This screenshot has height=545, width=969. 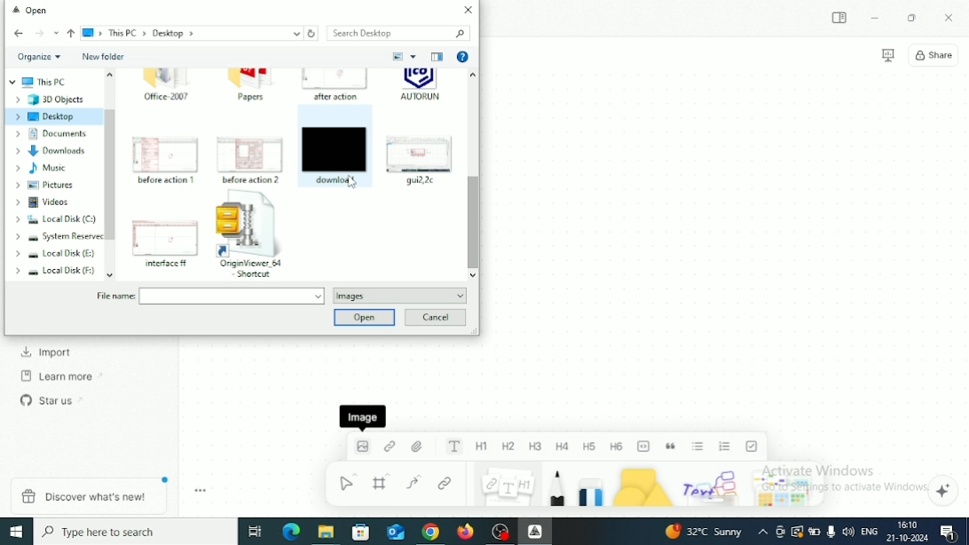 What do you see at coordinates (56, 34) in the screenshot?
I see `Recent locations` at bounding box center [56, 34].